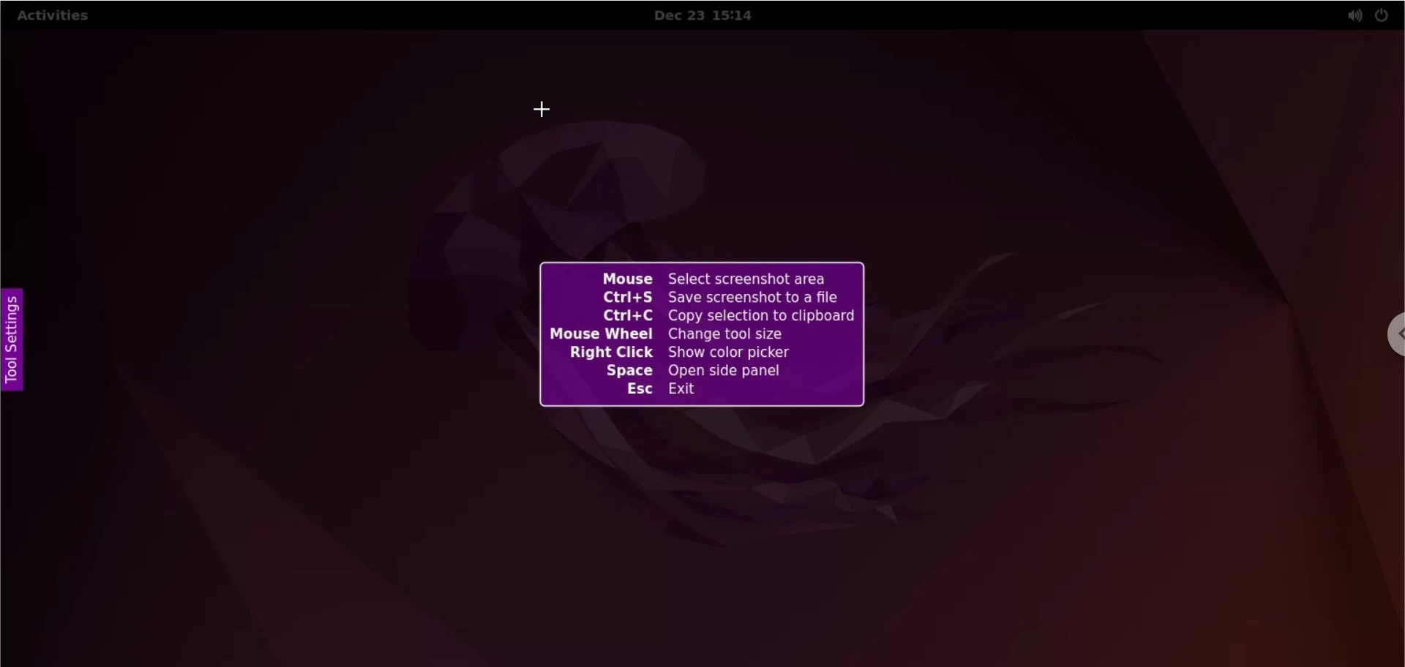 The height and width of the screenshot is (667, 1405). I want to click on chrome options, so click(1385, 333).